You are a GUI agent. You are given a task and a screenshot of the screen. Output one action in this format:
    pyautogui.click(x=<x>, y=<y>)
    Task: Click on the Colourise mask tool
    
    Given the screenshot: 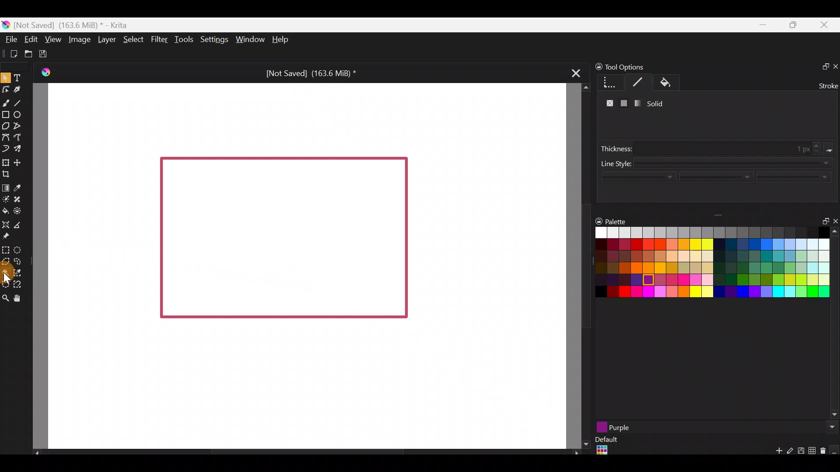 What is the action you would take?
    pyautogui.click(x=6, y=200)
    